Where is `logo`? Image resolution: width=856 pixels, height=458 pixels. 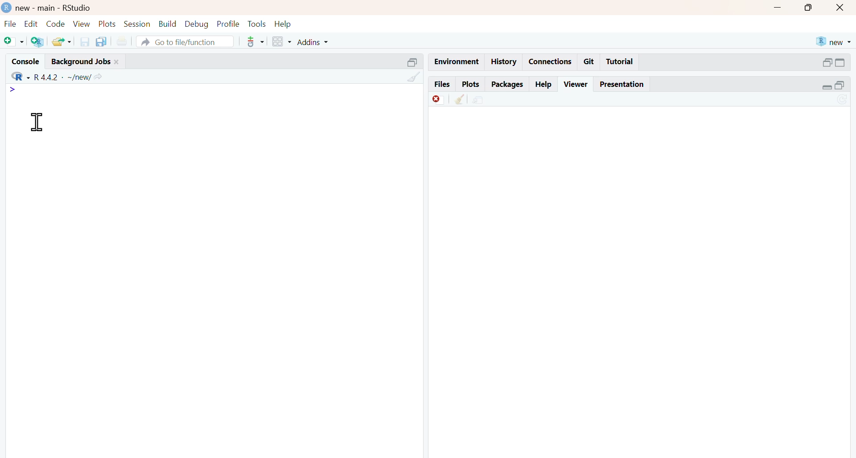
logo is located at coordinates (8, 7).